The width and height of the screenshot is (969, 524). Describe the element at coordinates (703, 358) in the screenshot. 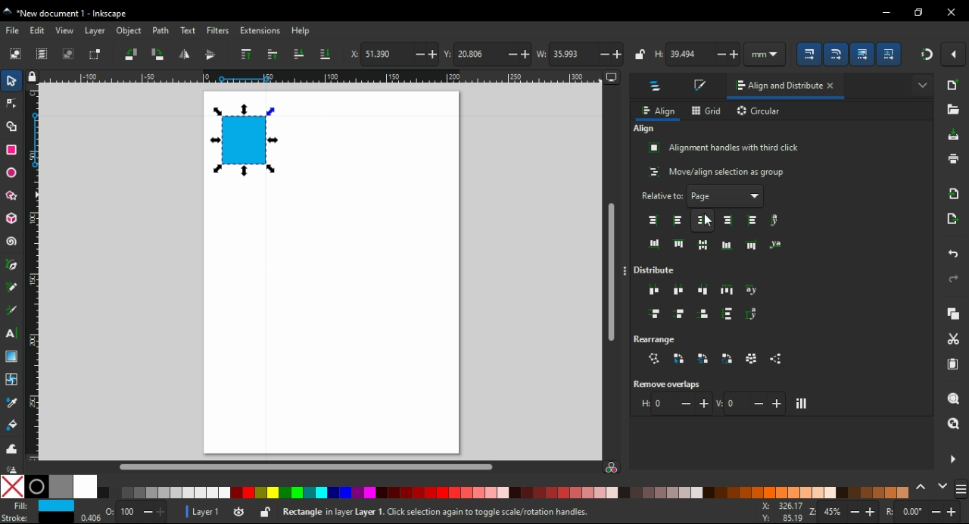

I see `change positions of selected objects - stacking order` at that location.